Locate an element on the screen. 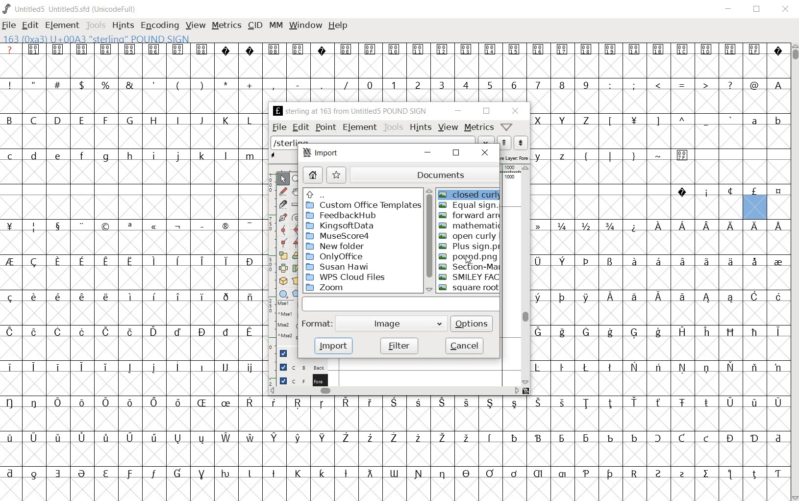 The width and height of the screenshot is (799, 501). Symbol is located at coordinates (81, 401).